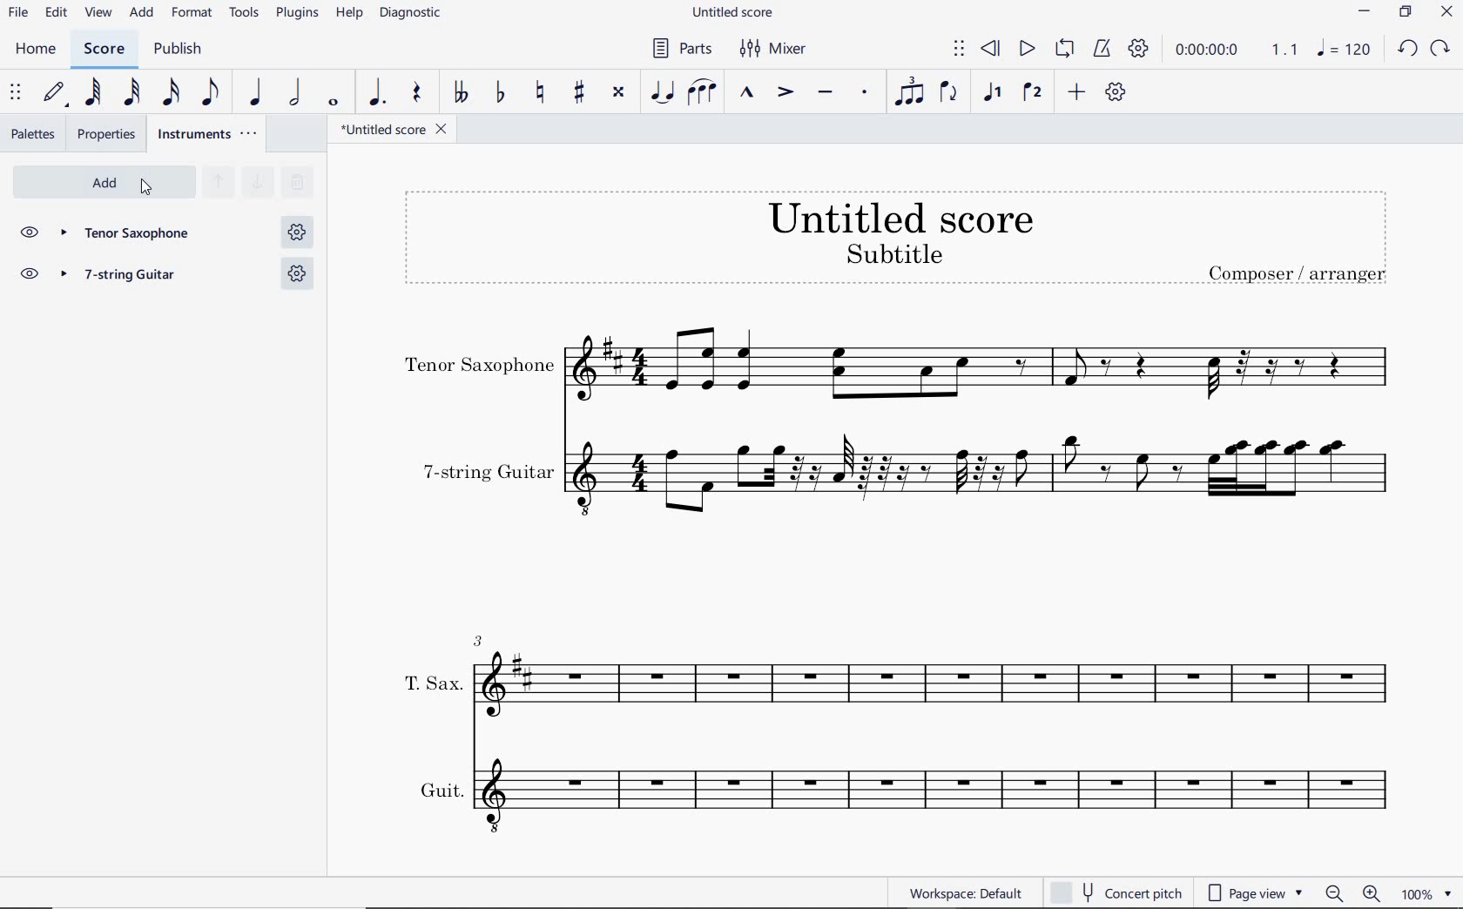 The width and height of the screenshot is (1463, 909). Describe the element at coordinates (503, 91) in the screenshot. I see `TOGGLE FLAT` at that location.